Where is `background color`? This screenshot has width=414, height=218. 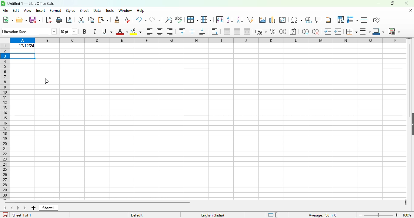 background color is located at coordinates (135, 32).